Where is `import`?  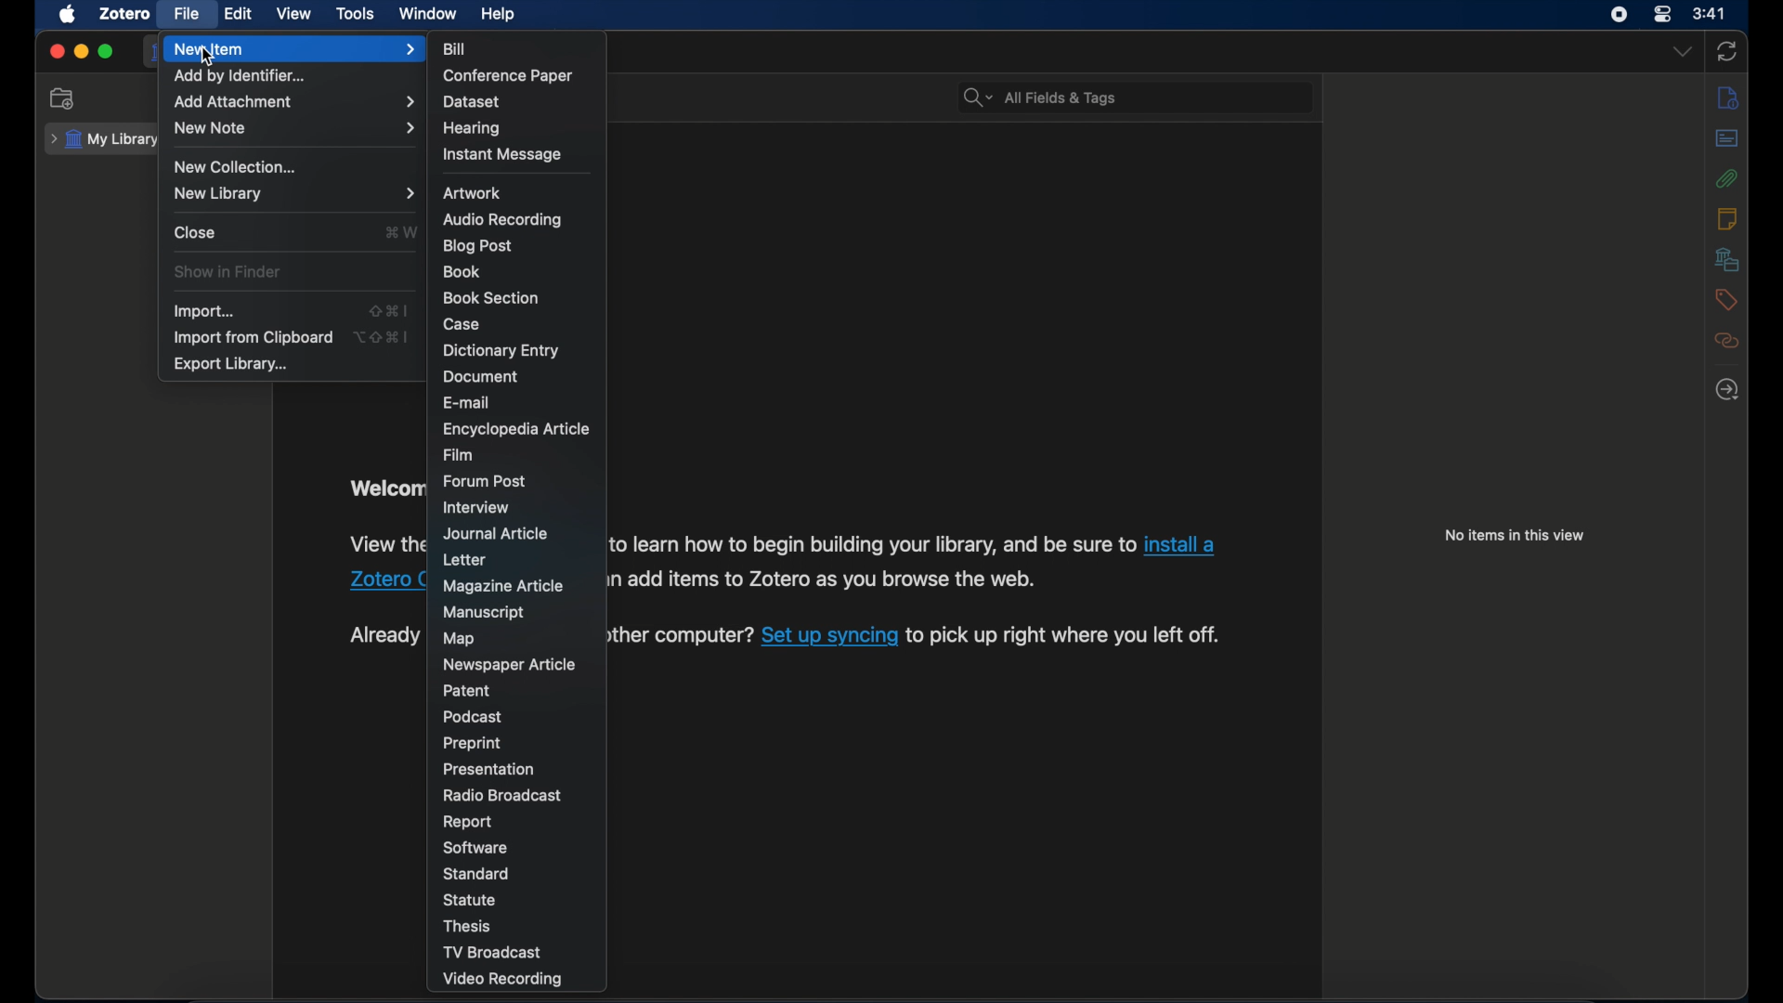 import is located at coordinates (207, 313).